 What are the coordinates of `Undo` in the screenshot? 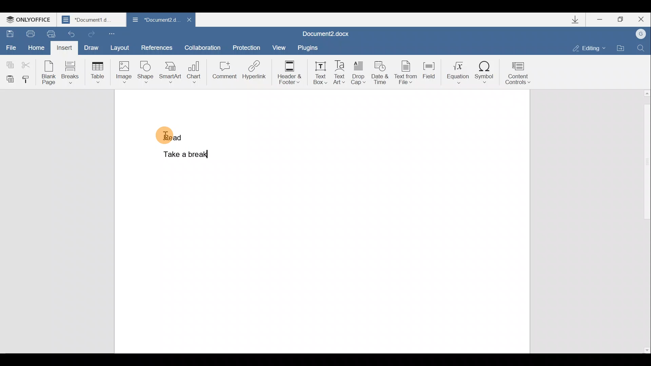 It's located at (70, 34).